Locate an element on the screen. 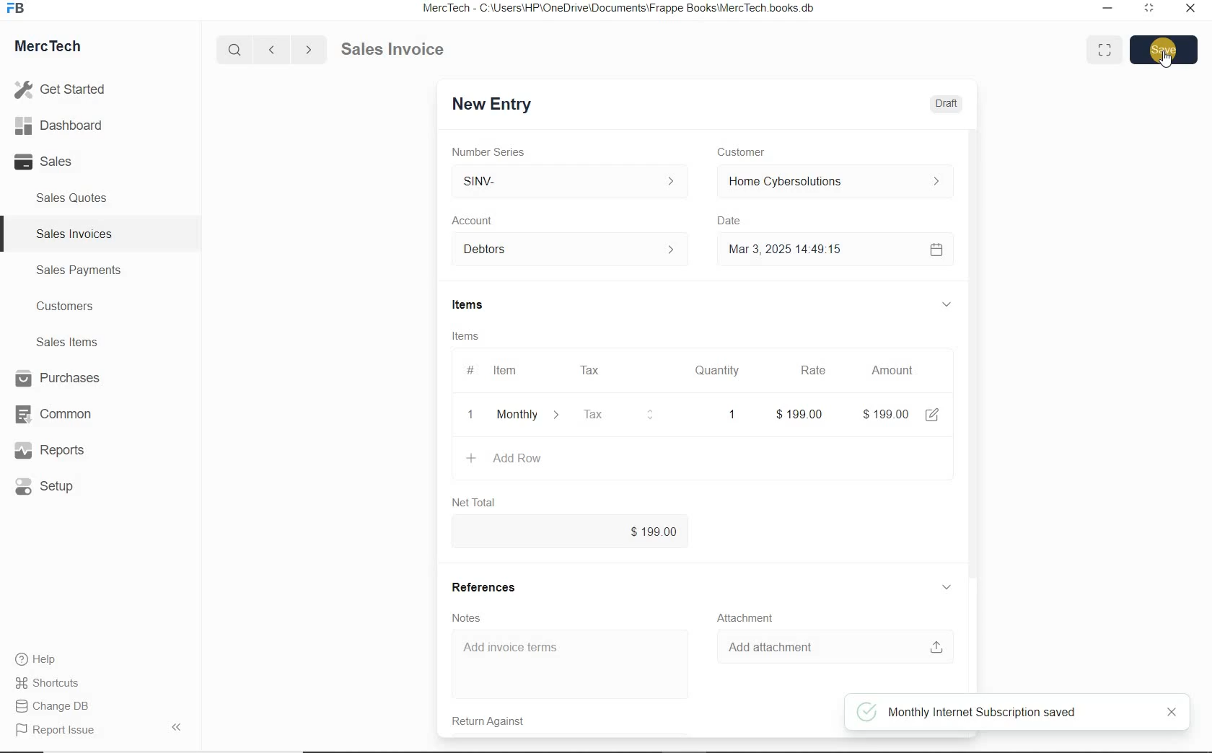 The width and height of the screenshot is (1212, 753). Net Total is located at coordinates (474, 502).